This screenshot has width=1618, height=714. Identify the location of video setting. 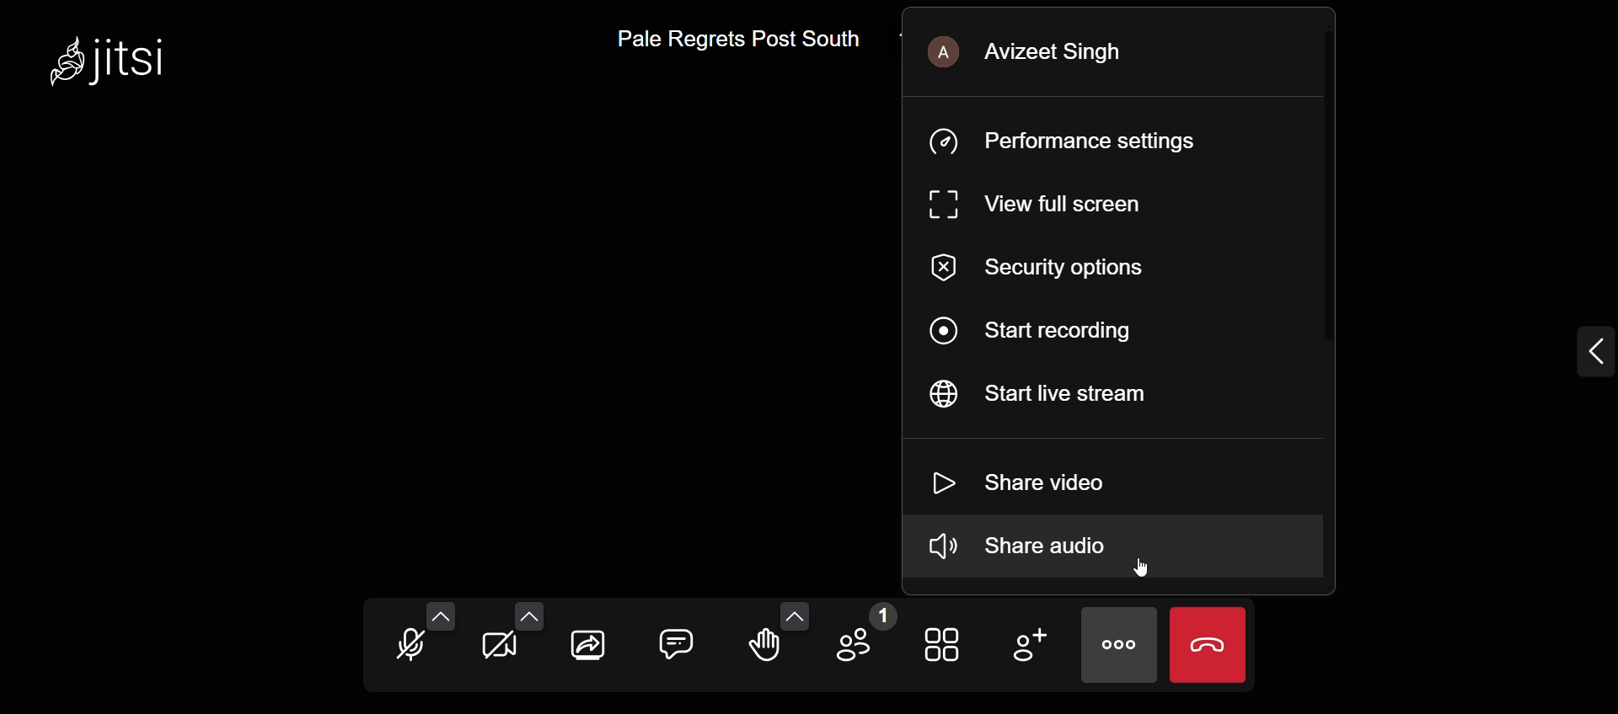
(530, 608).